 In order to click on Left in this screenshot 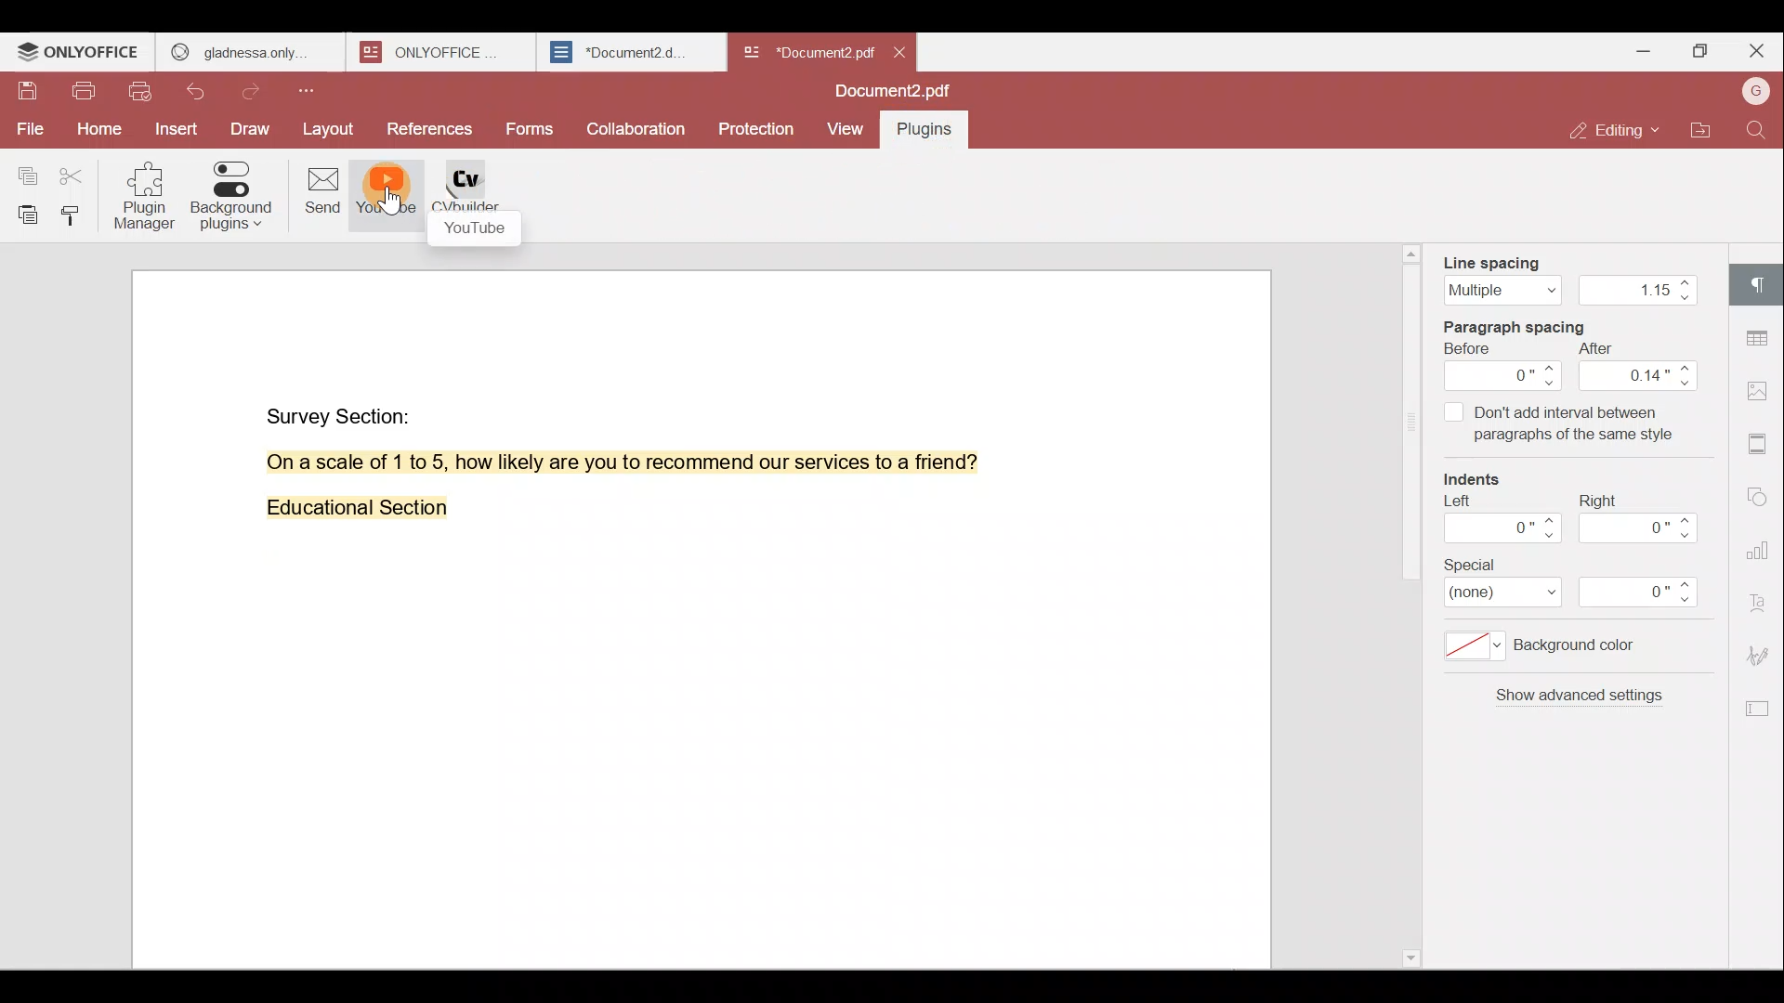, I will do `click(1499, 525)`.